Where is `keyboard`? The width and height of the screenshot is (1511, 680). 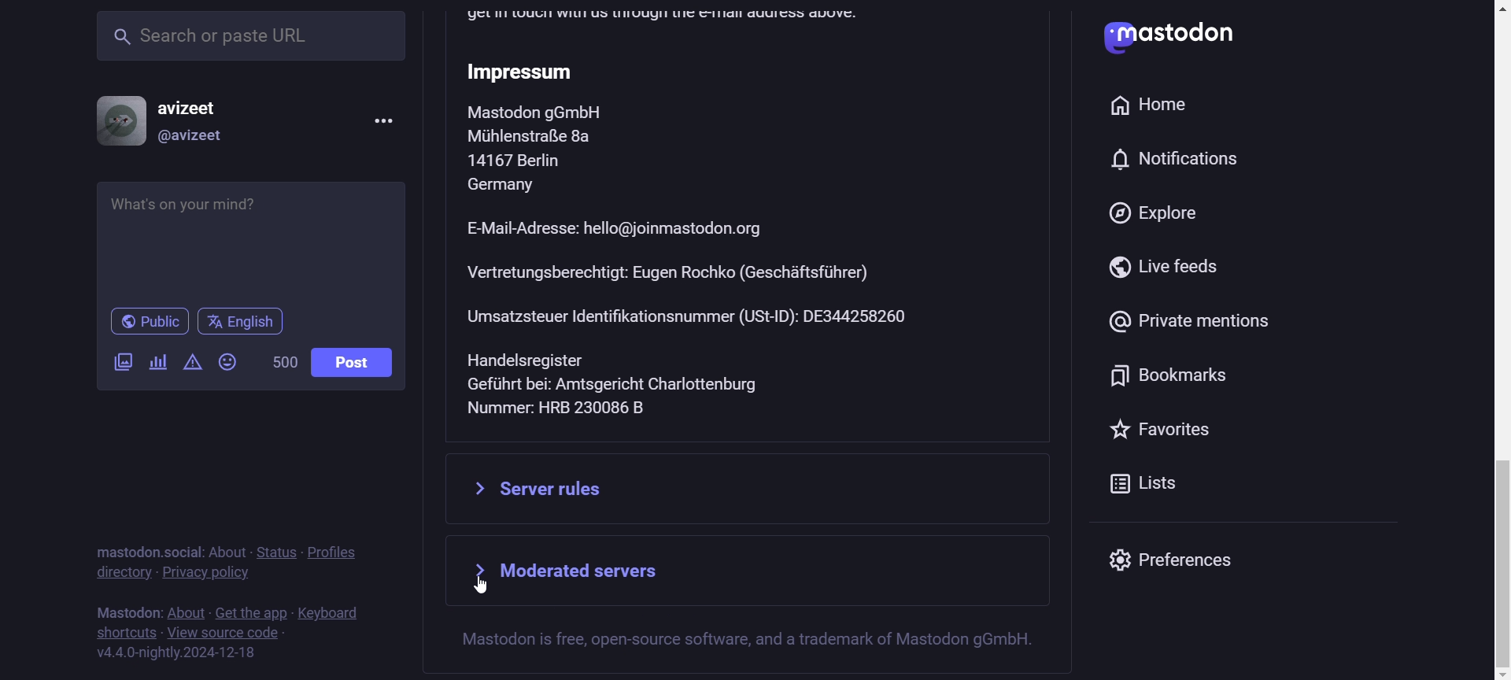
keyboard is located at coordinates (333, 611).